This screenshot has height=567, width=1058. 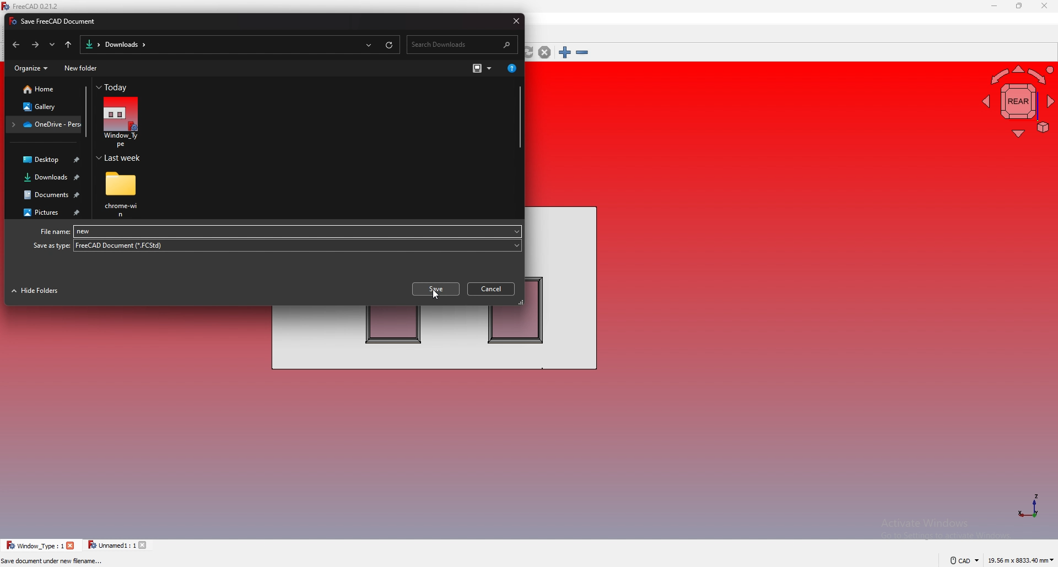 What do you see at coordinates (52, 232) in the screenshot?
I see `file name:` at bounding box center [52, 232].